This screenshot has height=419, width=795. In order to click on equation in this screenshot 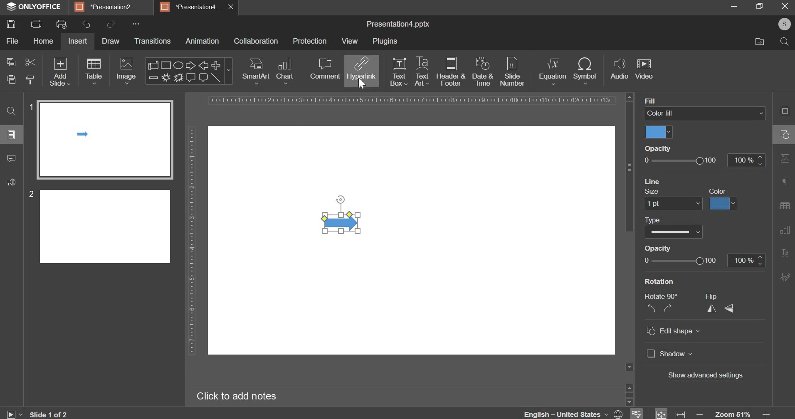, I will do `click(553, 71)`.